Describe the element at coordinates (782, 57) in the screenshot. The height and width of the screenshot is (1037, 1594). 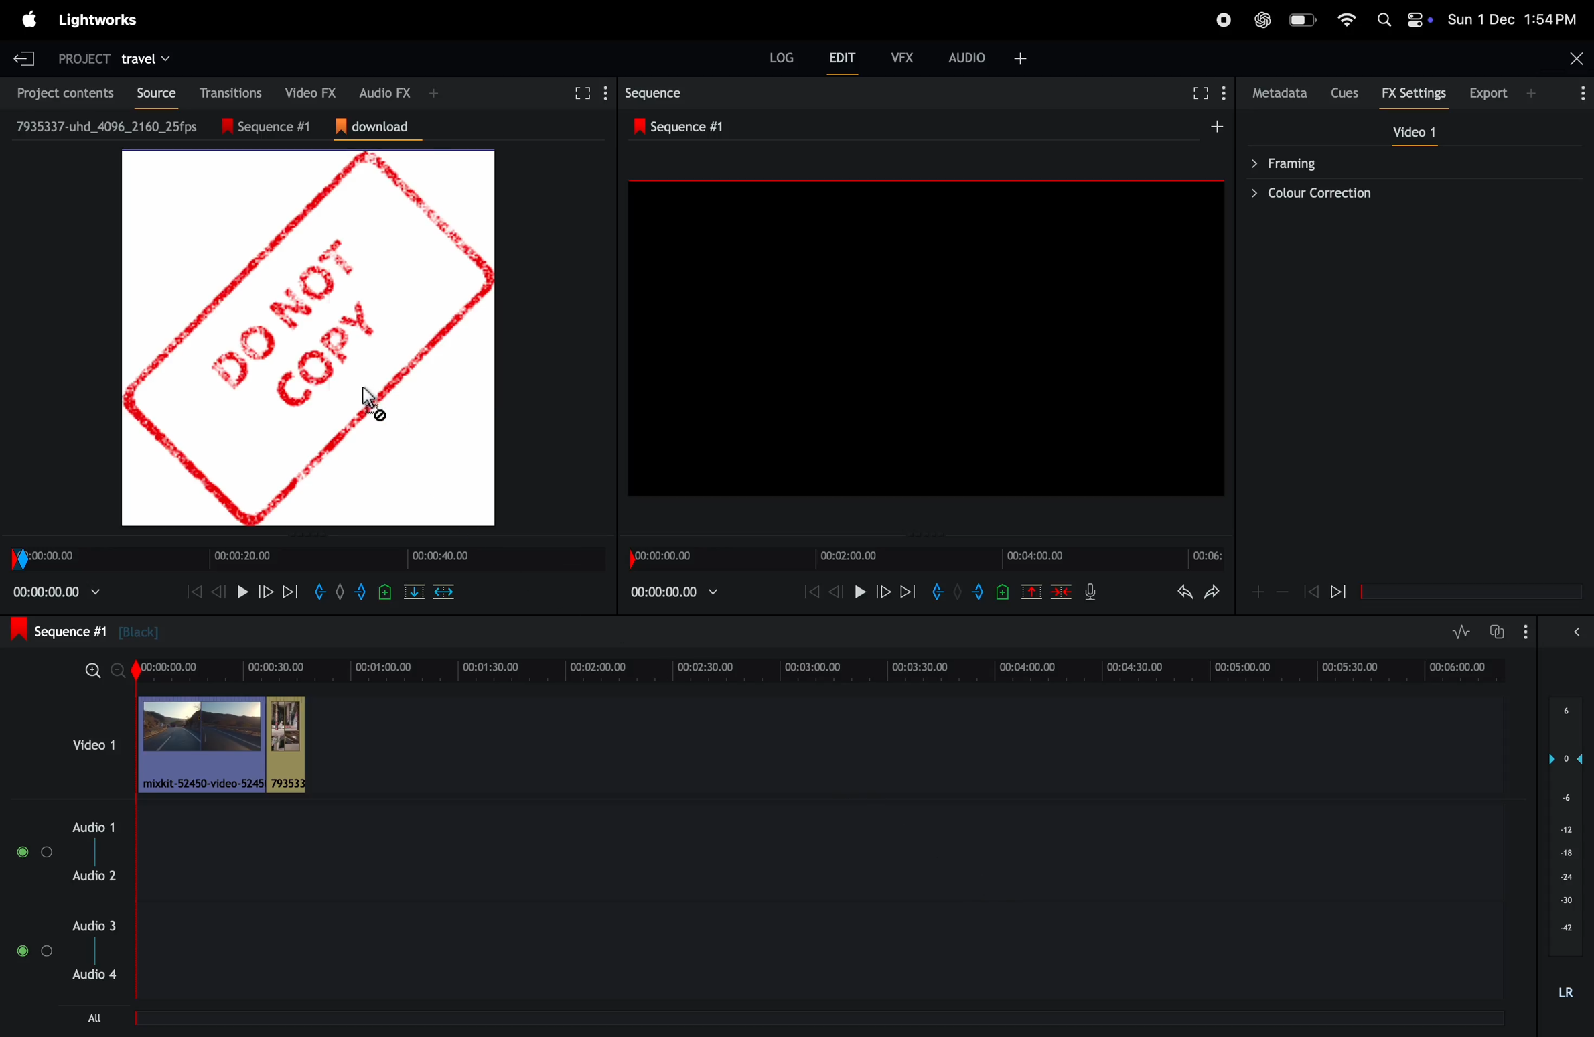
I see `log` at that location.